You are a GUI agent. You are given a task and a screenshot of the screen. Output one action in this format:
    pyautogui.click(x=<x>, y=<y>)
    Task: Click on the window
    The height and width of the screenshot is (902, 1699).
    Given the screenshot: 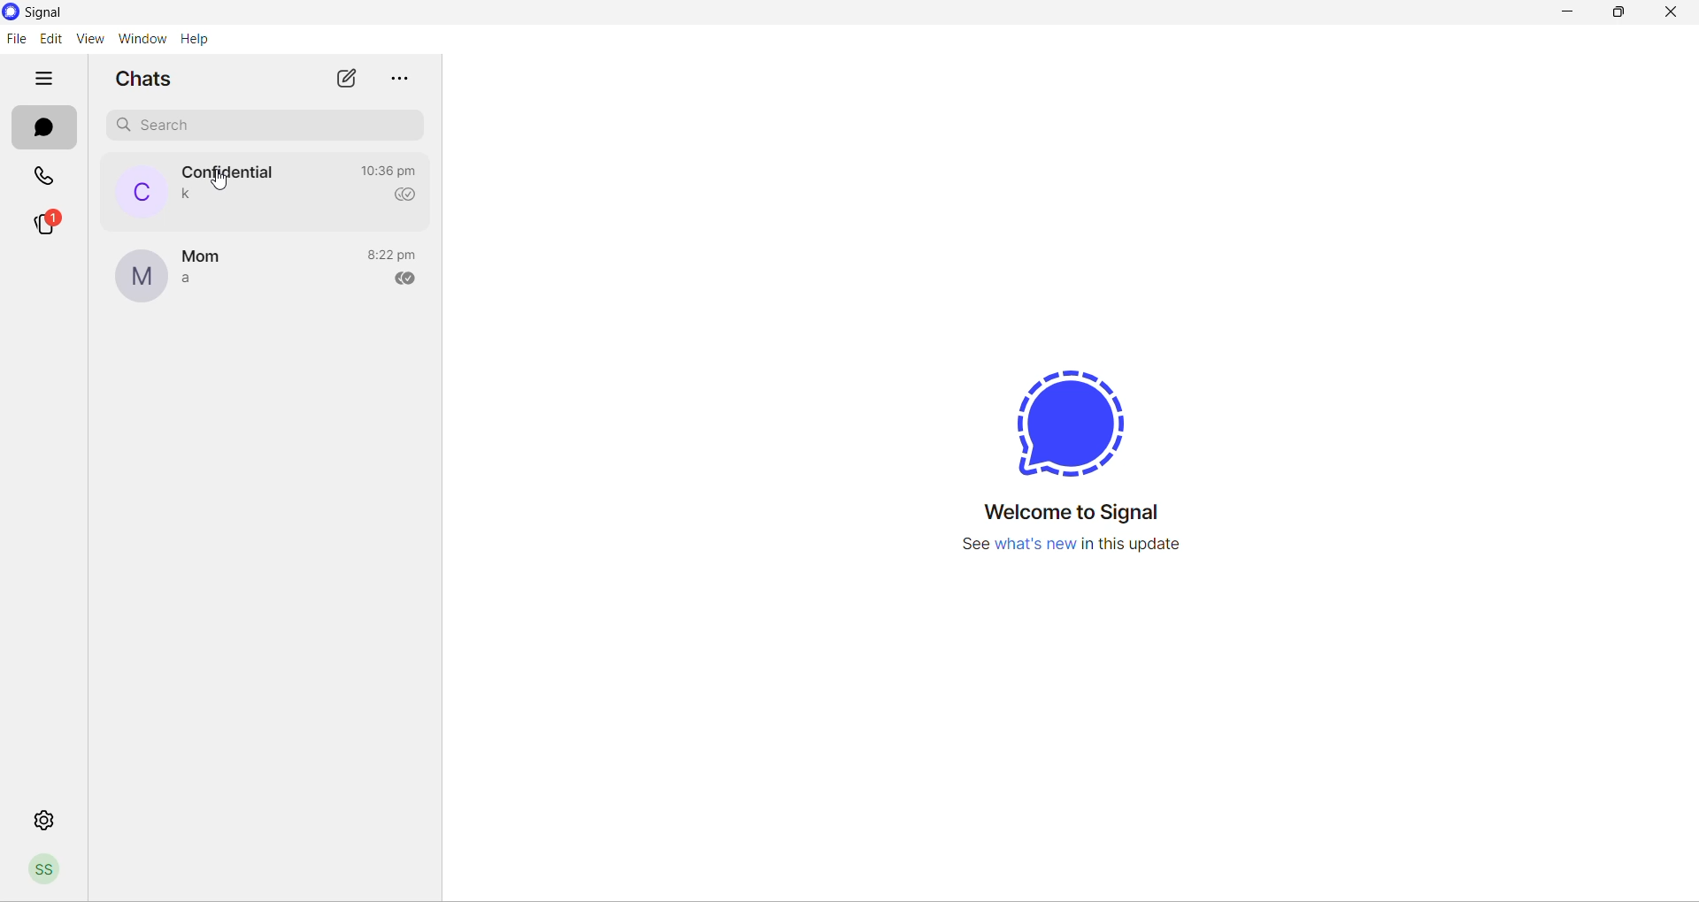 What is the action you would take?
    pyautogui.click(x=142, y=39)
    